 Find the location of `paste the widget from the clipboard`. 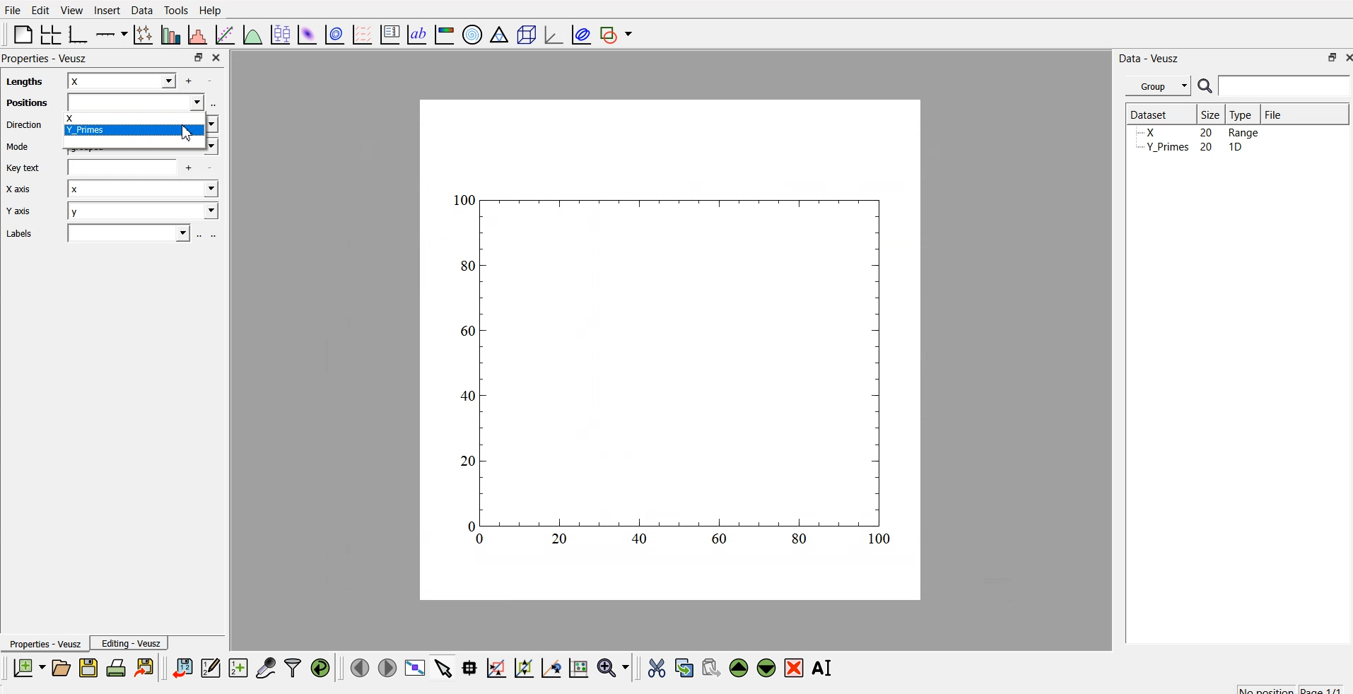

paste the widget from the clipboard is located at coordinates (711, 667).